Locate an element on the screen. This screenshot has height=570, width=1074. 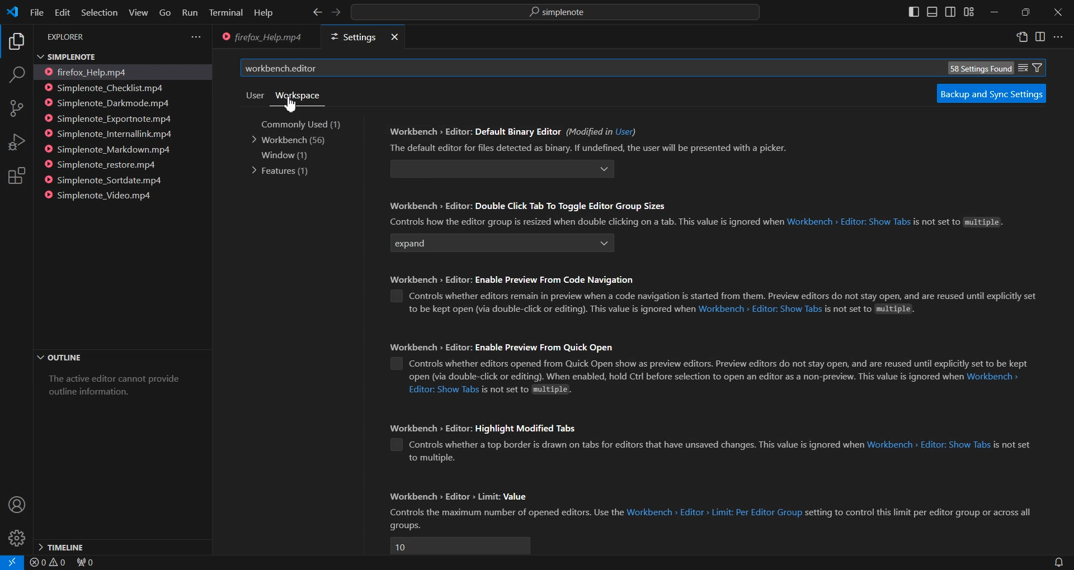
is not set is located at coordinates (1012, 445).